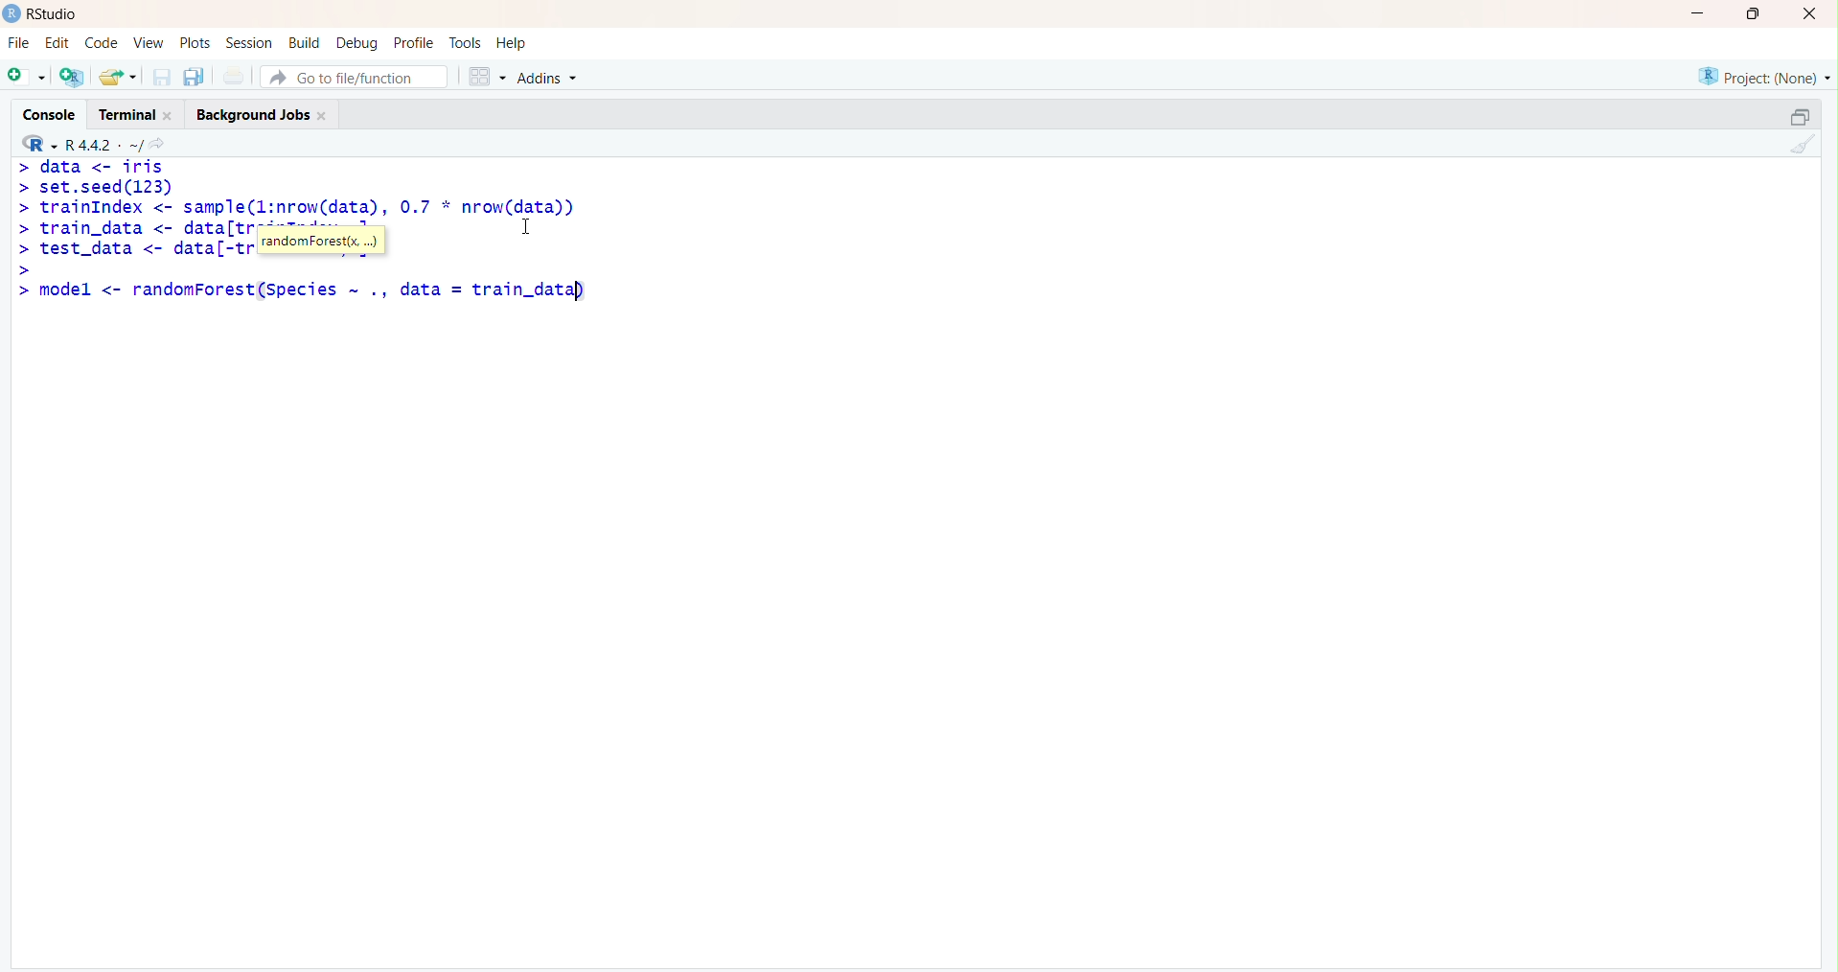 This screenshot has width=1838, height=972. Describe the element at coordinates (18, 42) in the screenshot. I see `File` at that location.